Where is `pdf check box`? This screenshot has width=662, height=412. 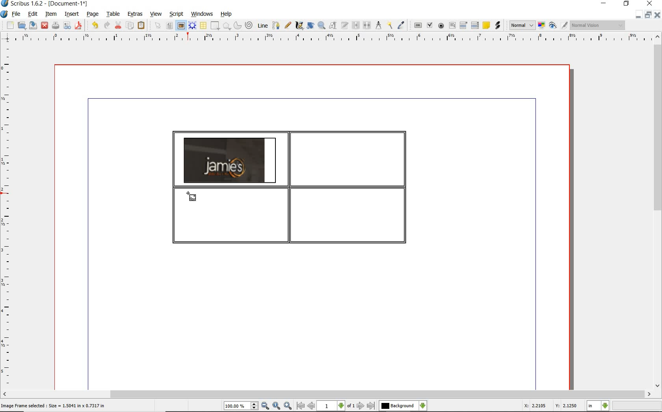 pdf check box is located at coordinates (431, 26).